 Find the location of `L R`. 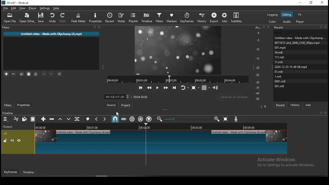

L R is located at coordinates (263, 106).